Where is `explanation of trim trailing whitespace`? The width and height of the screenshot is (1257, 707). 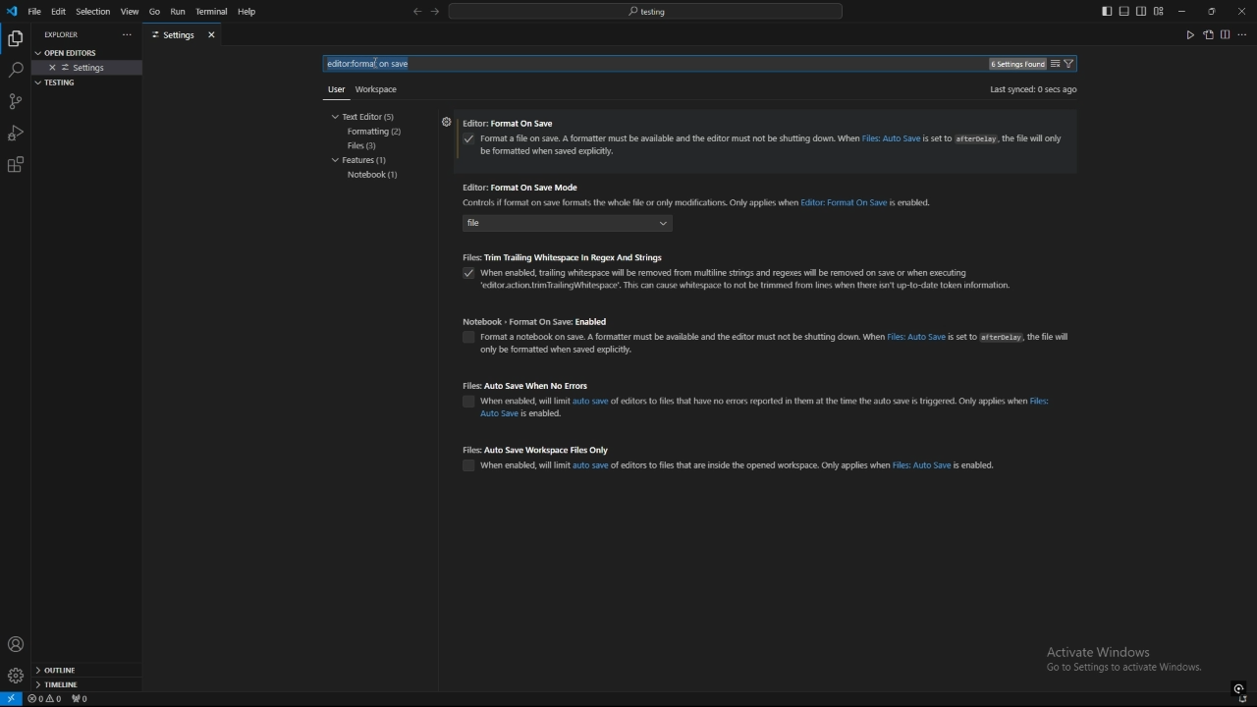 explanation of trim trailing whitespace is located at coordinates (752, 278).